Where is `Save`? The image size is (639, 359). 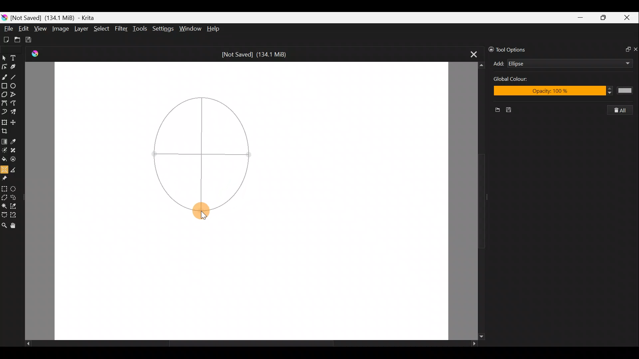 Save is located at coordinates (513, 110).